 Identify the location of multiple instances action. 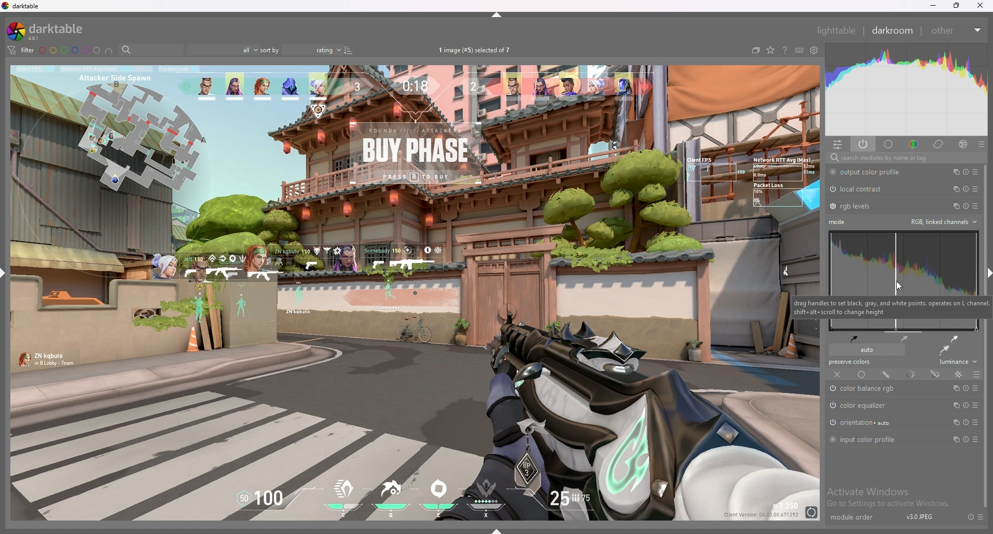
(954, 205).